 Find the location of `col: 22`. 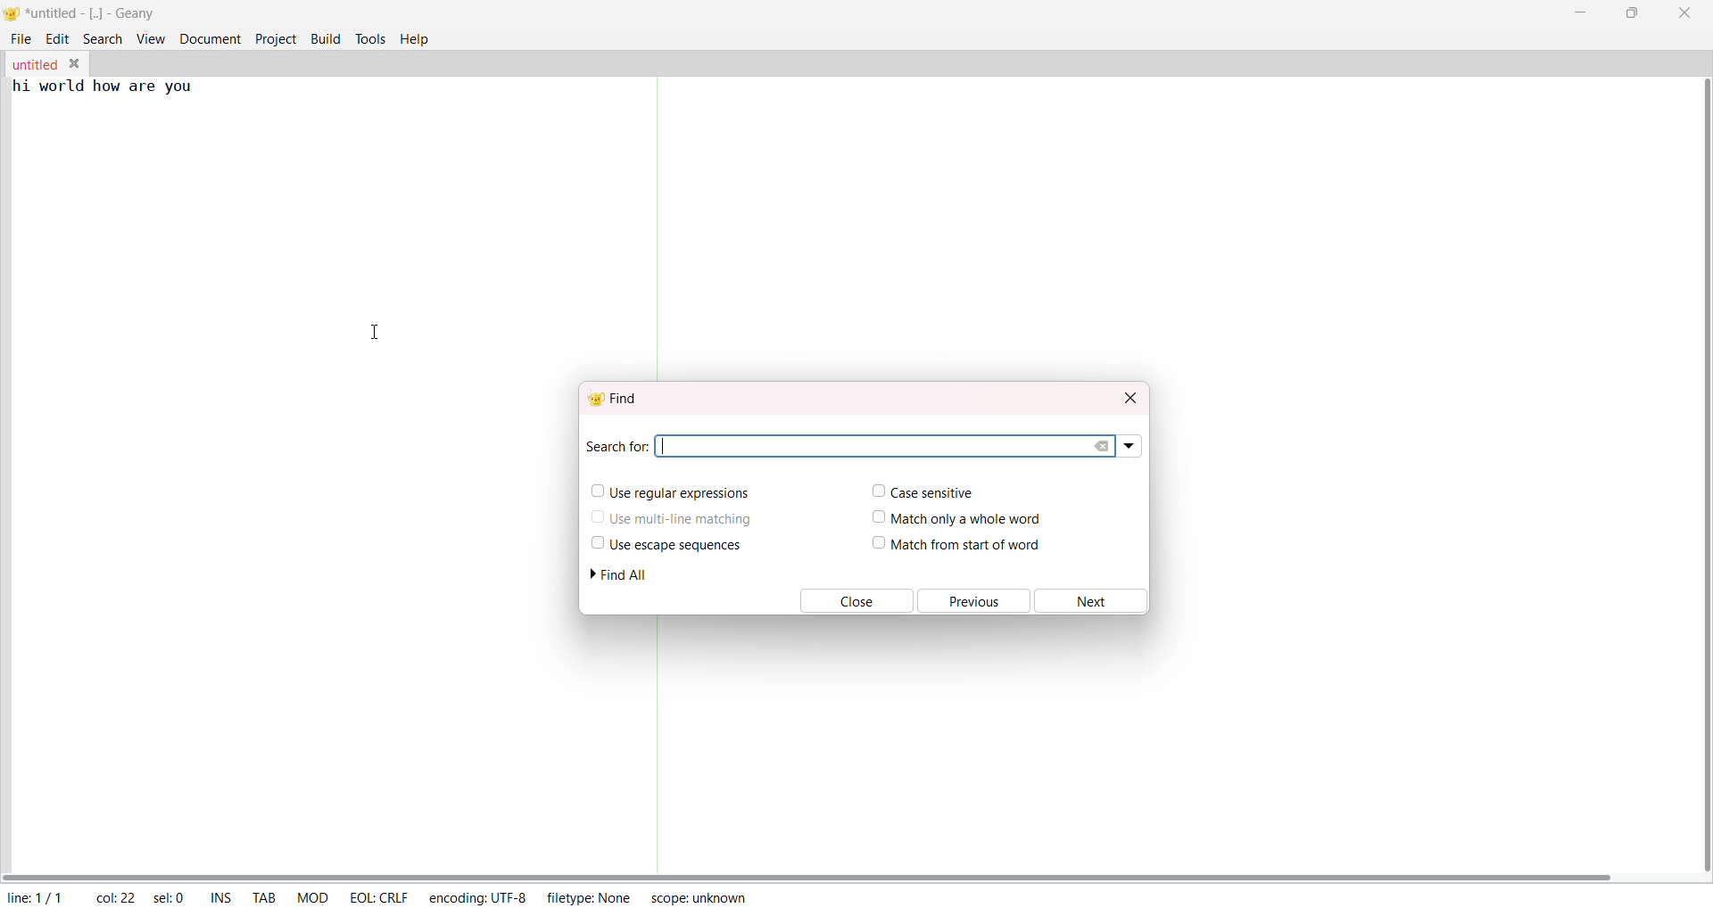

col: 22 is located at coordinates (115, 896).